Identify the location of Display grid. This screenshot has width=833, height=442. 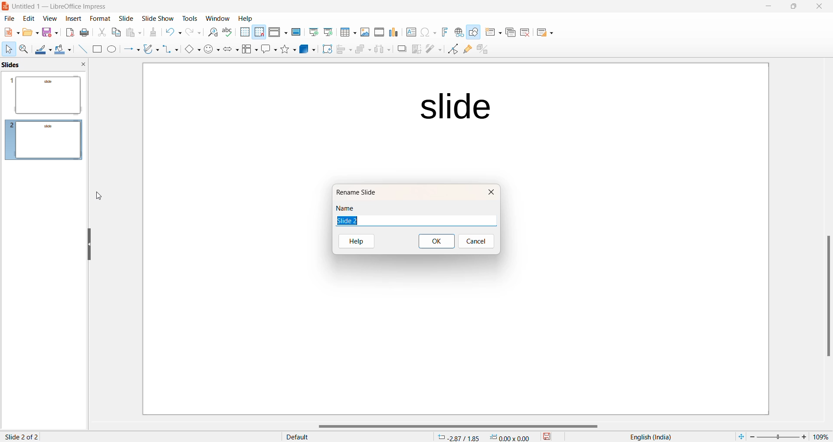
(244, 32).